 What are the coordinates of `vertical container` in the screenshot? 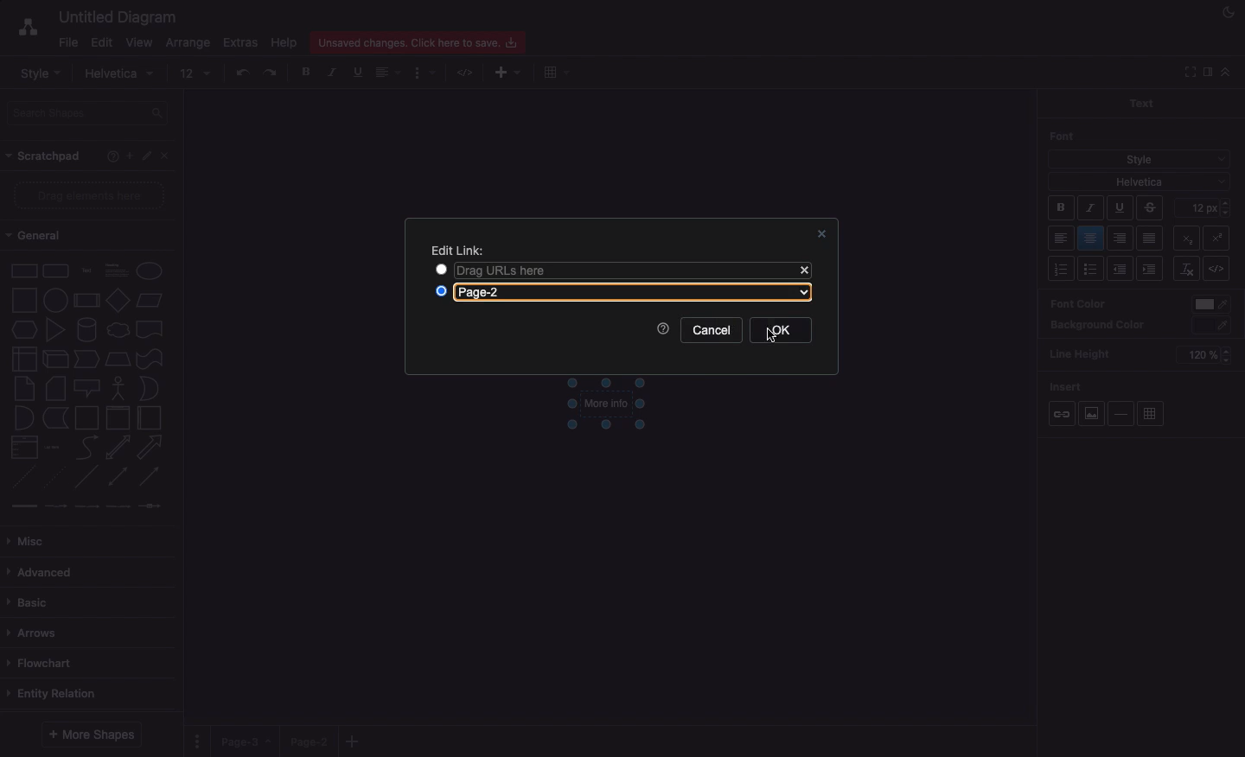 It's located at (118, 418).